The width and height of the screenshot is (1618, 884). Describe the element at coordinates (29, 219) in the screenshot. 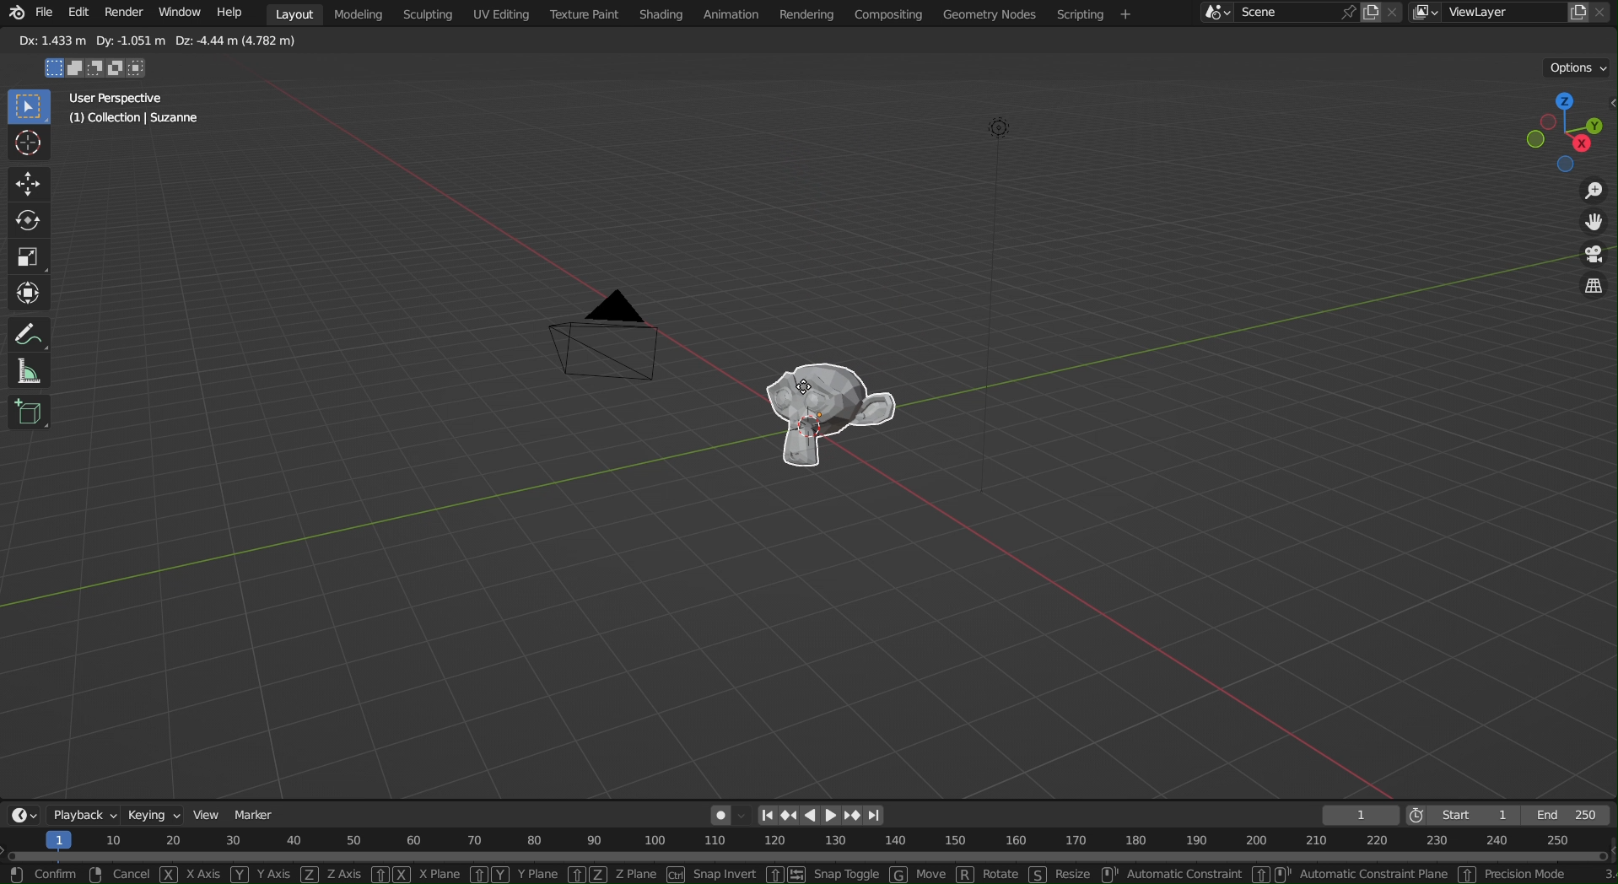

I see `Rotate` at that location.